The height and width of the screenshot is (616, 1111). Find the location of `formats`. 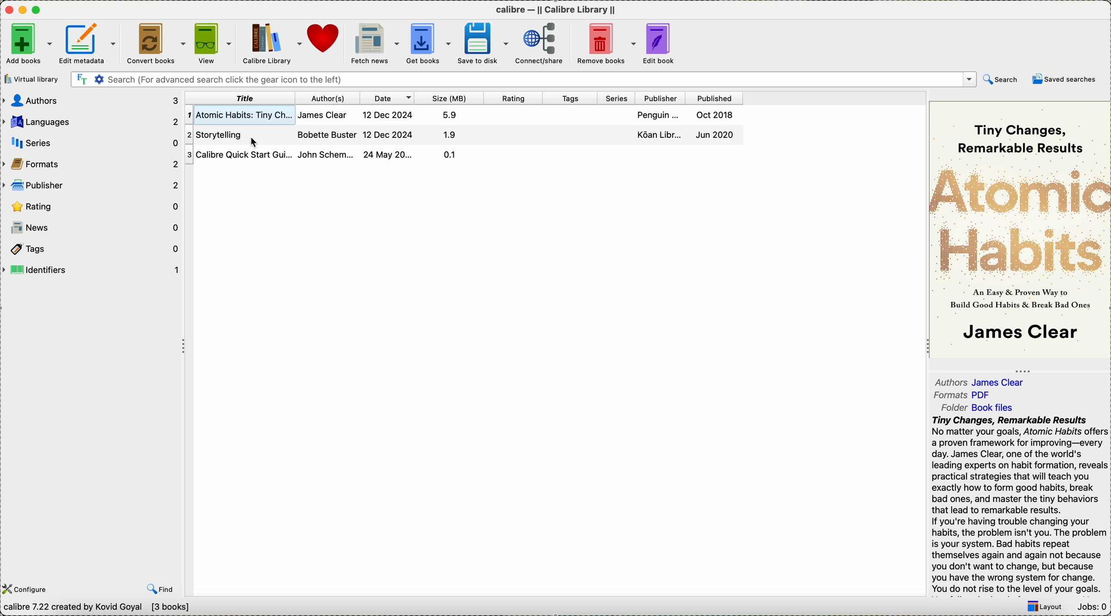

formats is located at coordinates (92, 162).